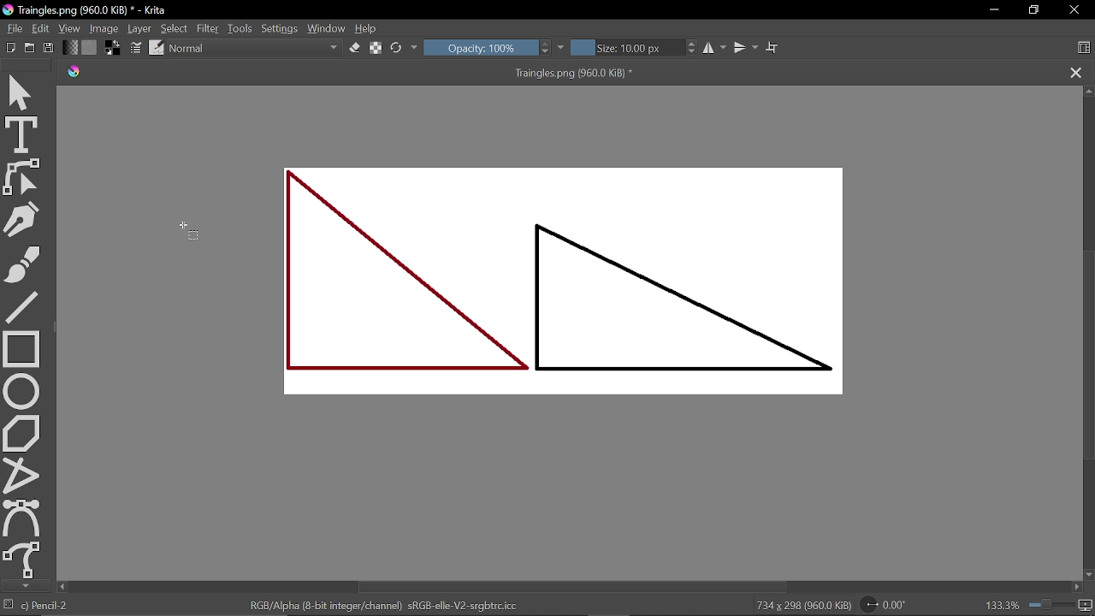 The height and width of the screenshot is (616, 1095). What do you see at coordinates (90, 48) in the screenshot?
I see `Fill gradient` at bounding box center [90, 48].